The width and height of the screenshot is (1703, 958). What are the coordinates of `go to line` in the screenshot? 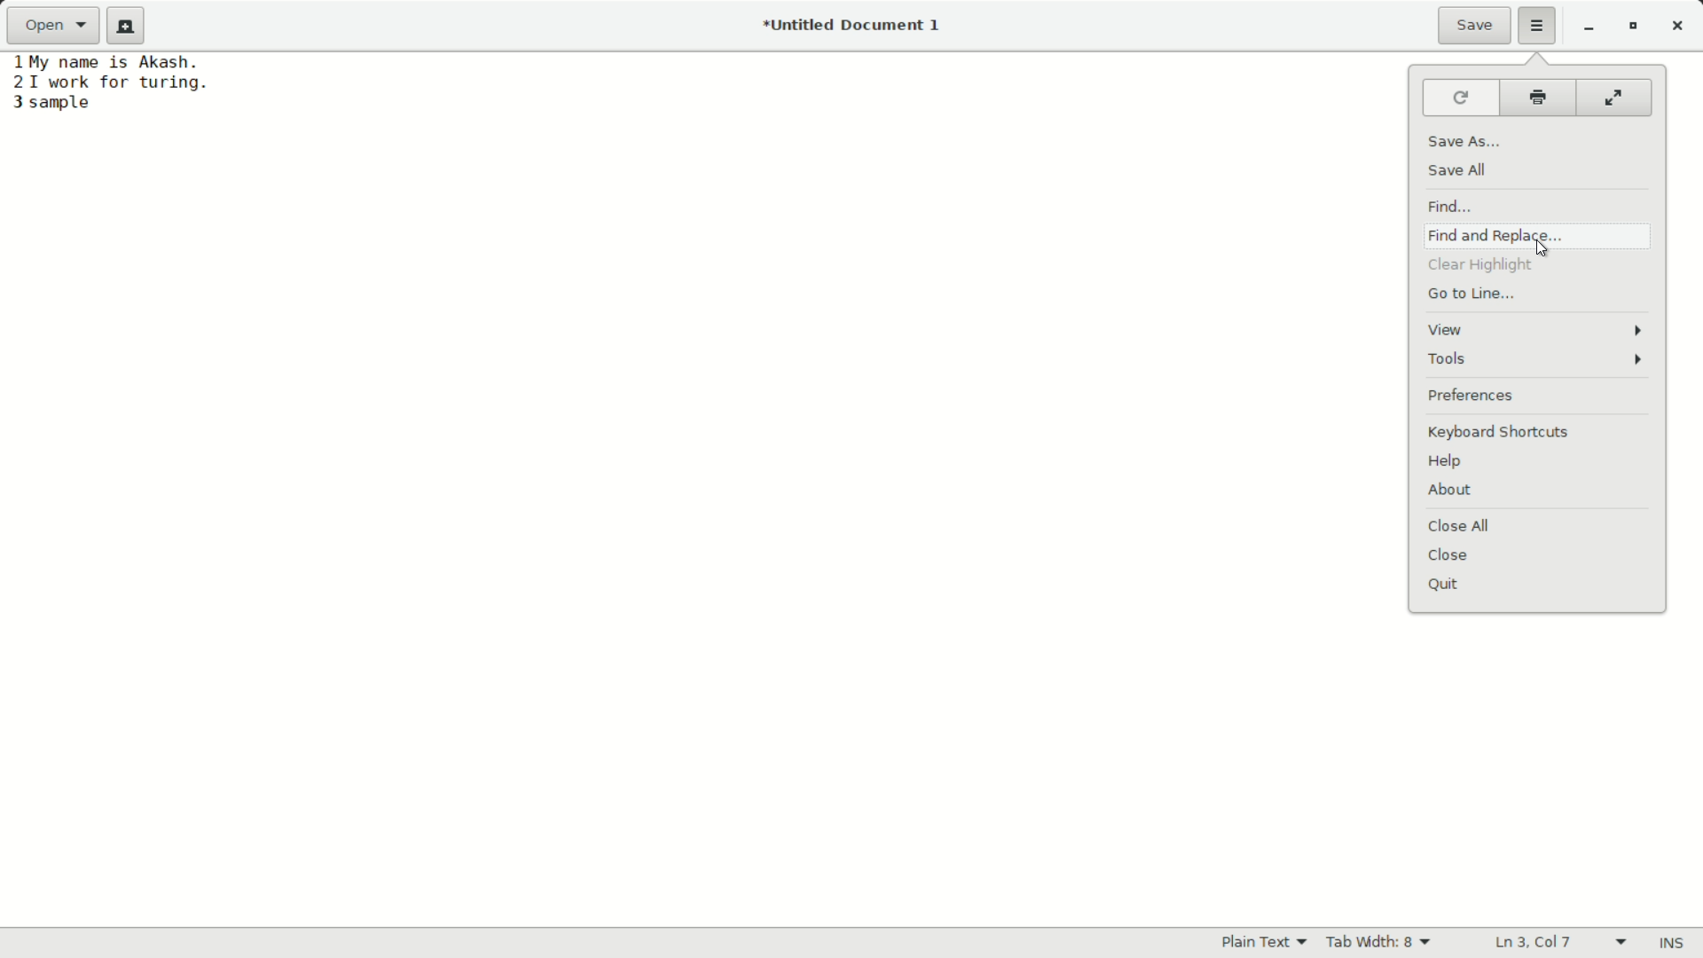 It's located at (1468, 295).